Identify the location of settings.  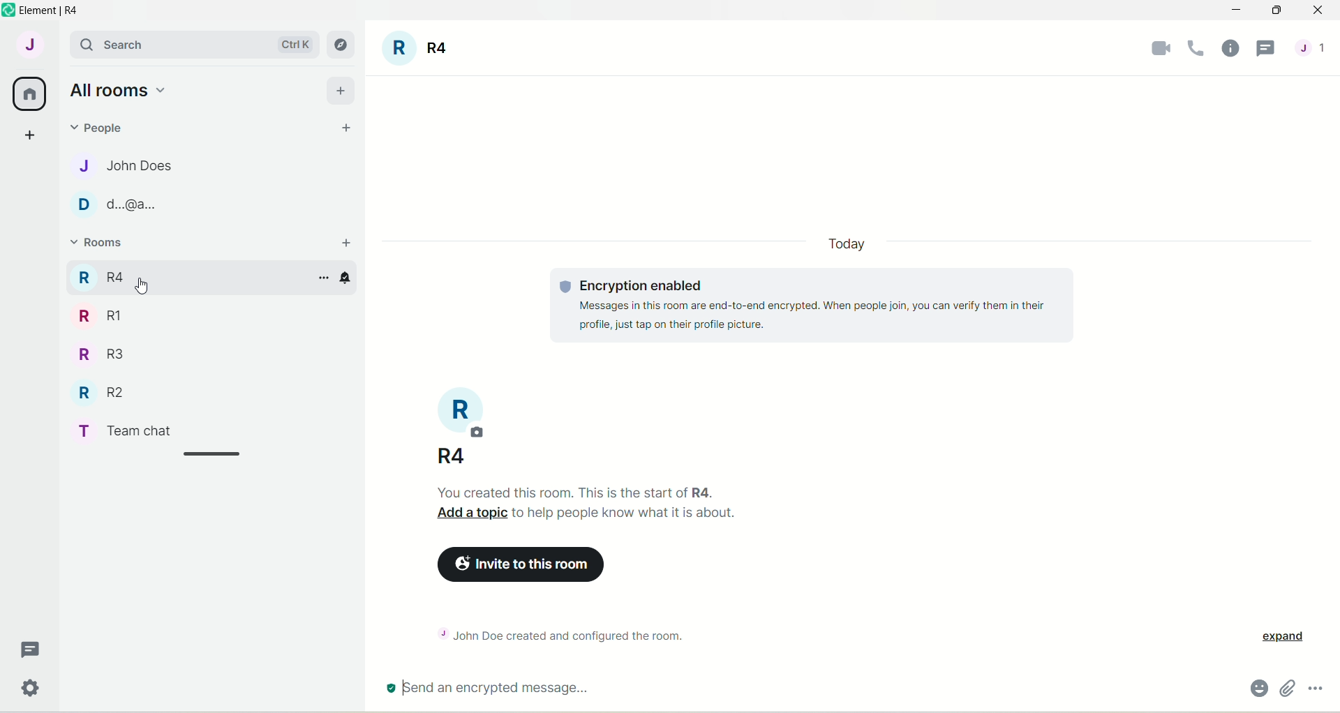
(33, 691).